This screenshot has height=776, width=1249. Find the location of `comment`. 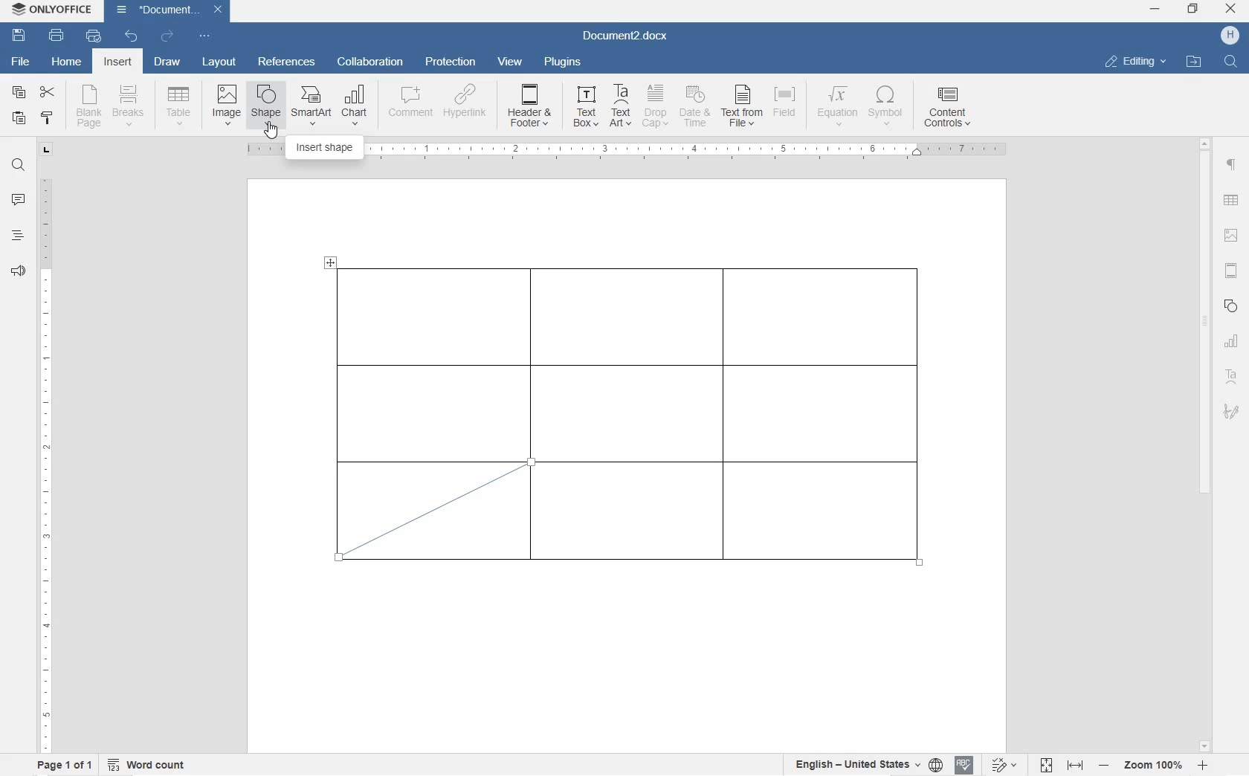

comment is located at coordinates (19, 201).